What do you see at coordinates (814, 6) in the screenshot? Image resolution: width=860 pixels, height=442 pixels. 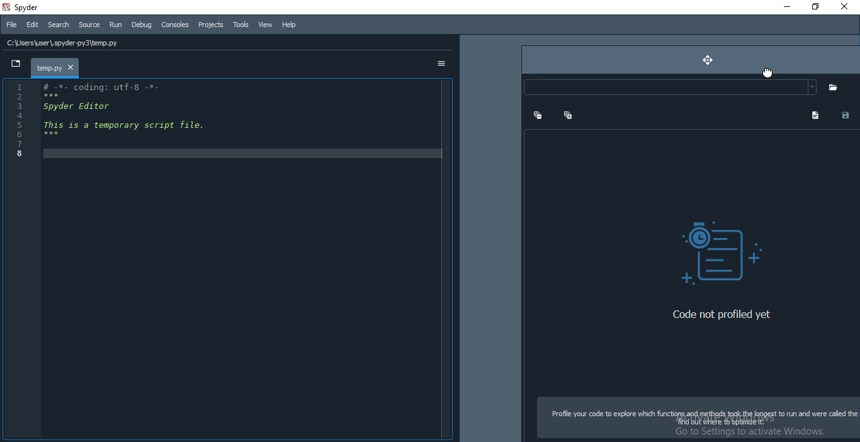 I see `Restore` at bounding box center [814, 6].